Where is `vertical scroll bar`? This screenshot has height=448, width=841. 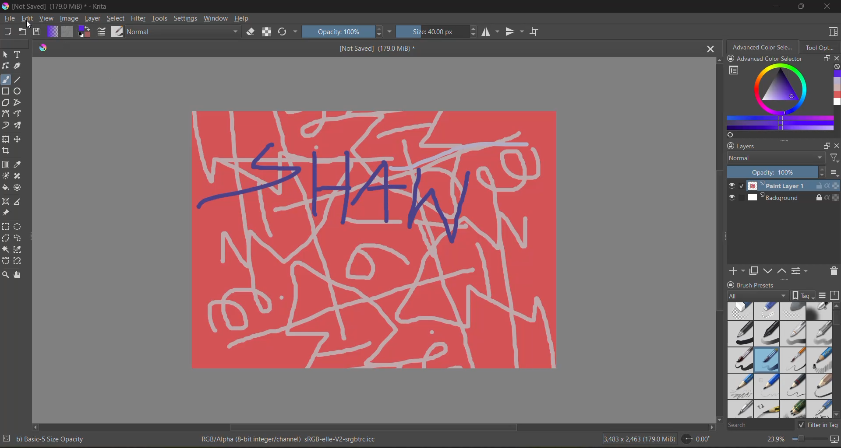 vertical scroll bar is located at coordinates (836, 320).